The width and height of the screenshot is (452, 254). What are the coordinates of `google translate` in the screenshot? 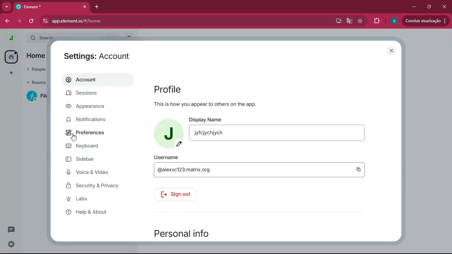 It's located at (349, 21).